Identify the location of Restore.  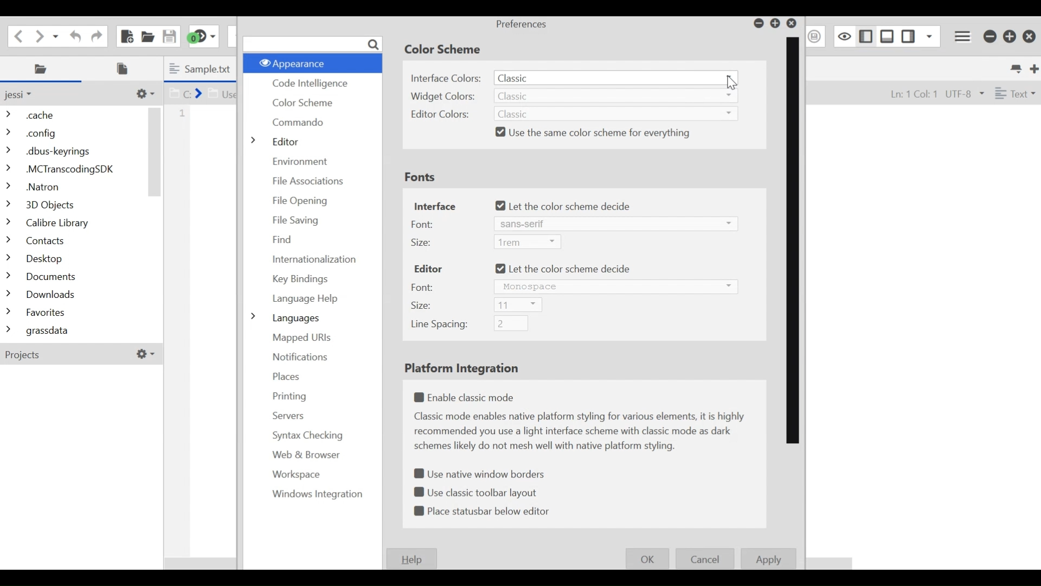
(1010, 36).